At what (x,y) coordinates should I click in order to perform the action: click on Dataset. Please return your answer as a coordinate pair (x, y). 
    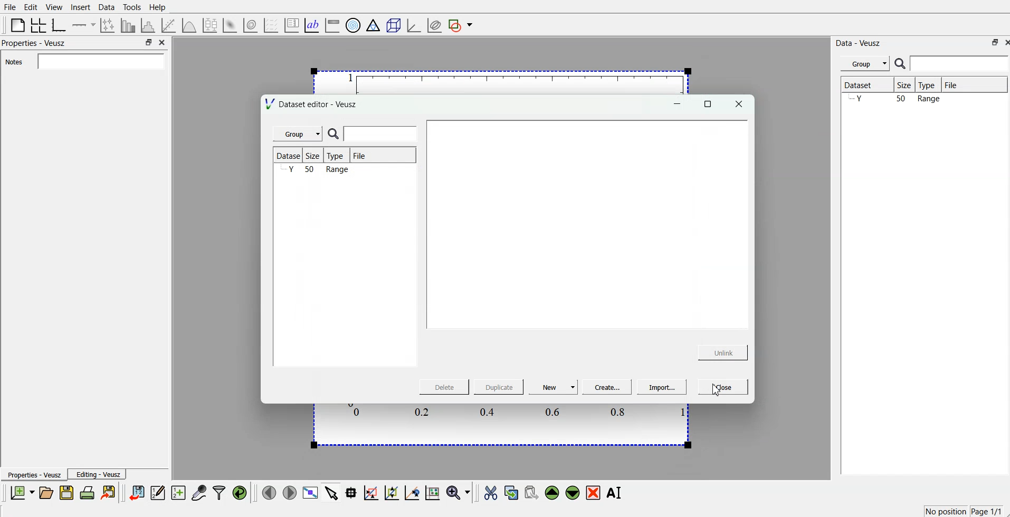
    Looking at the image, I should click on (862, 84).